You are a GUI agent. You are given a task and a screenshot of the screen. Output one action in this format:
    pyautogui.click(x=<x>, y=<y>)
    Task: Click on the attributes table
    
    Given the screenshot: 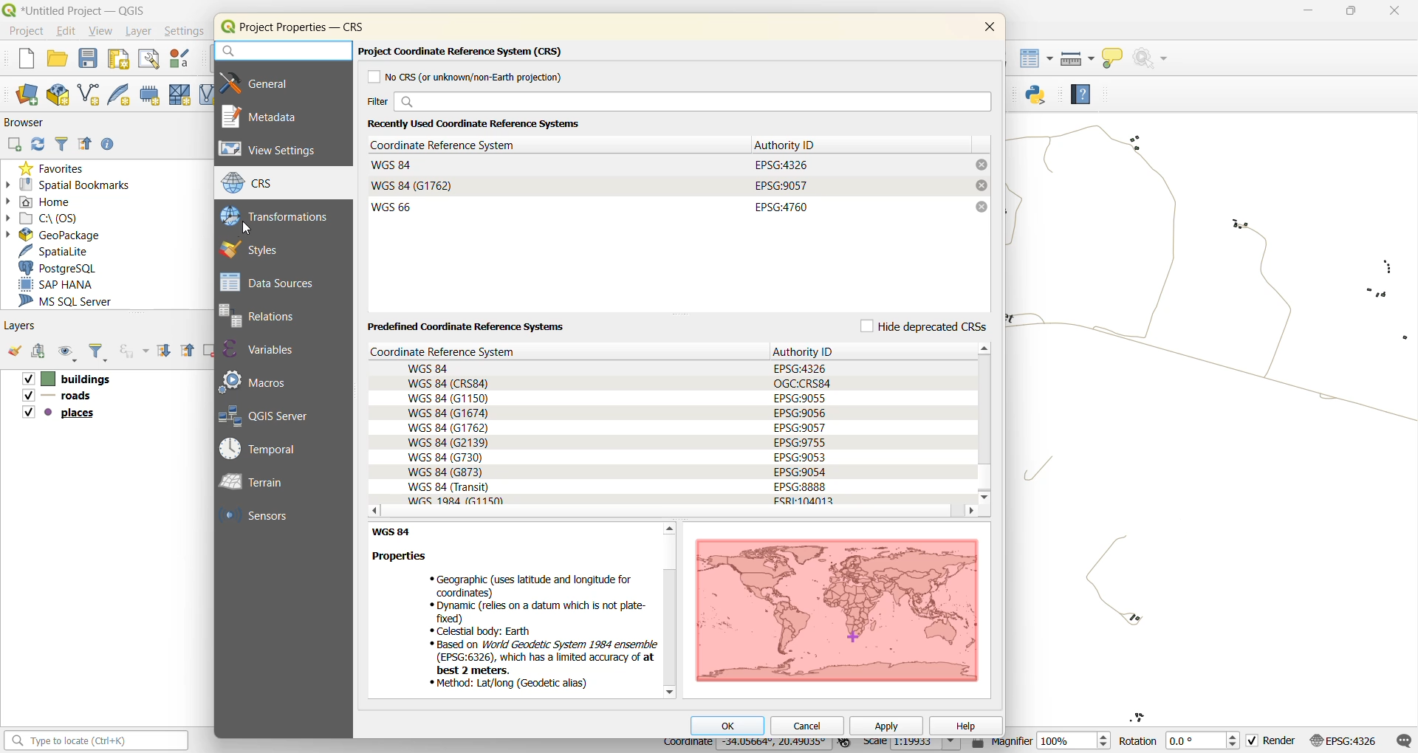 What is the action you would take?
    pyautogui.click(x=1037, y=63)
    